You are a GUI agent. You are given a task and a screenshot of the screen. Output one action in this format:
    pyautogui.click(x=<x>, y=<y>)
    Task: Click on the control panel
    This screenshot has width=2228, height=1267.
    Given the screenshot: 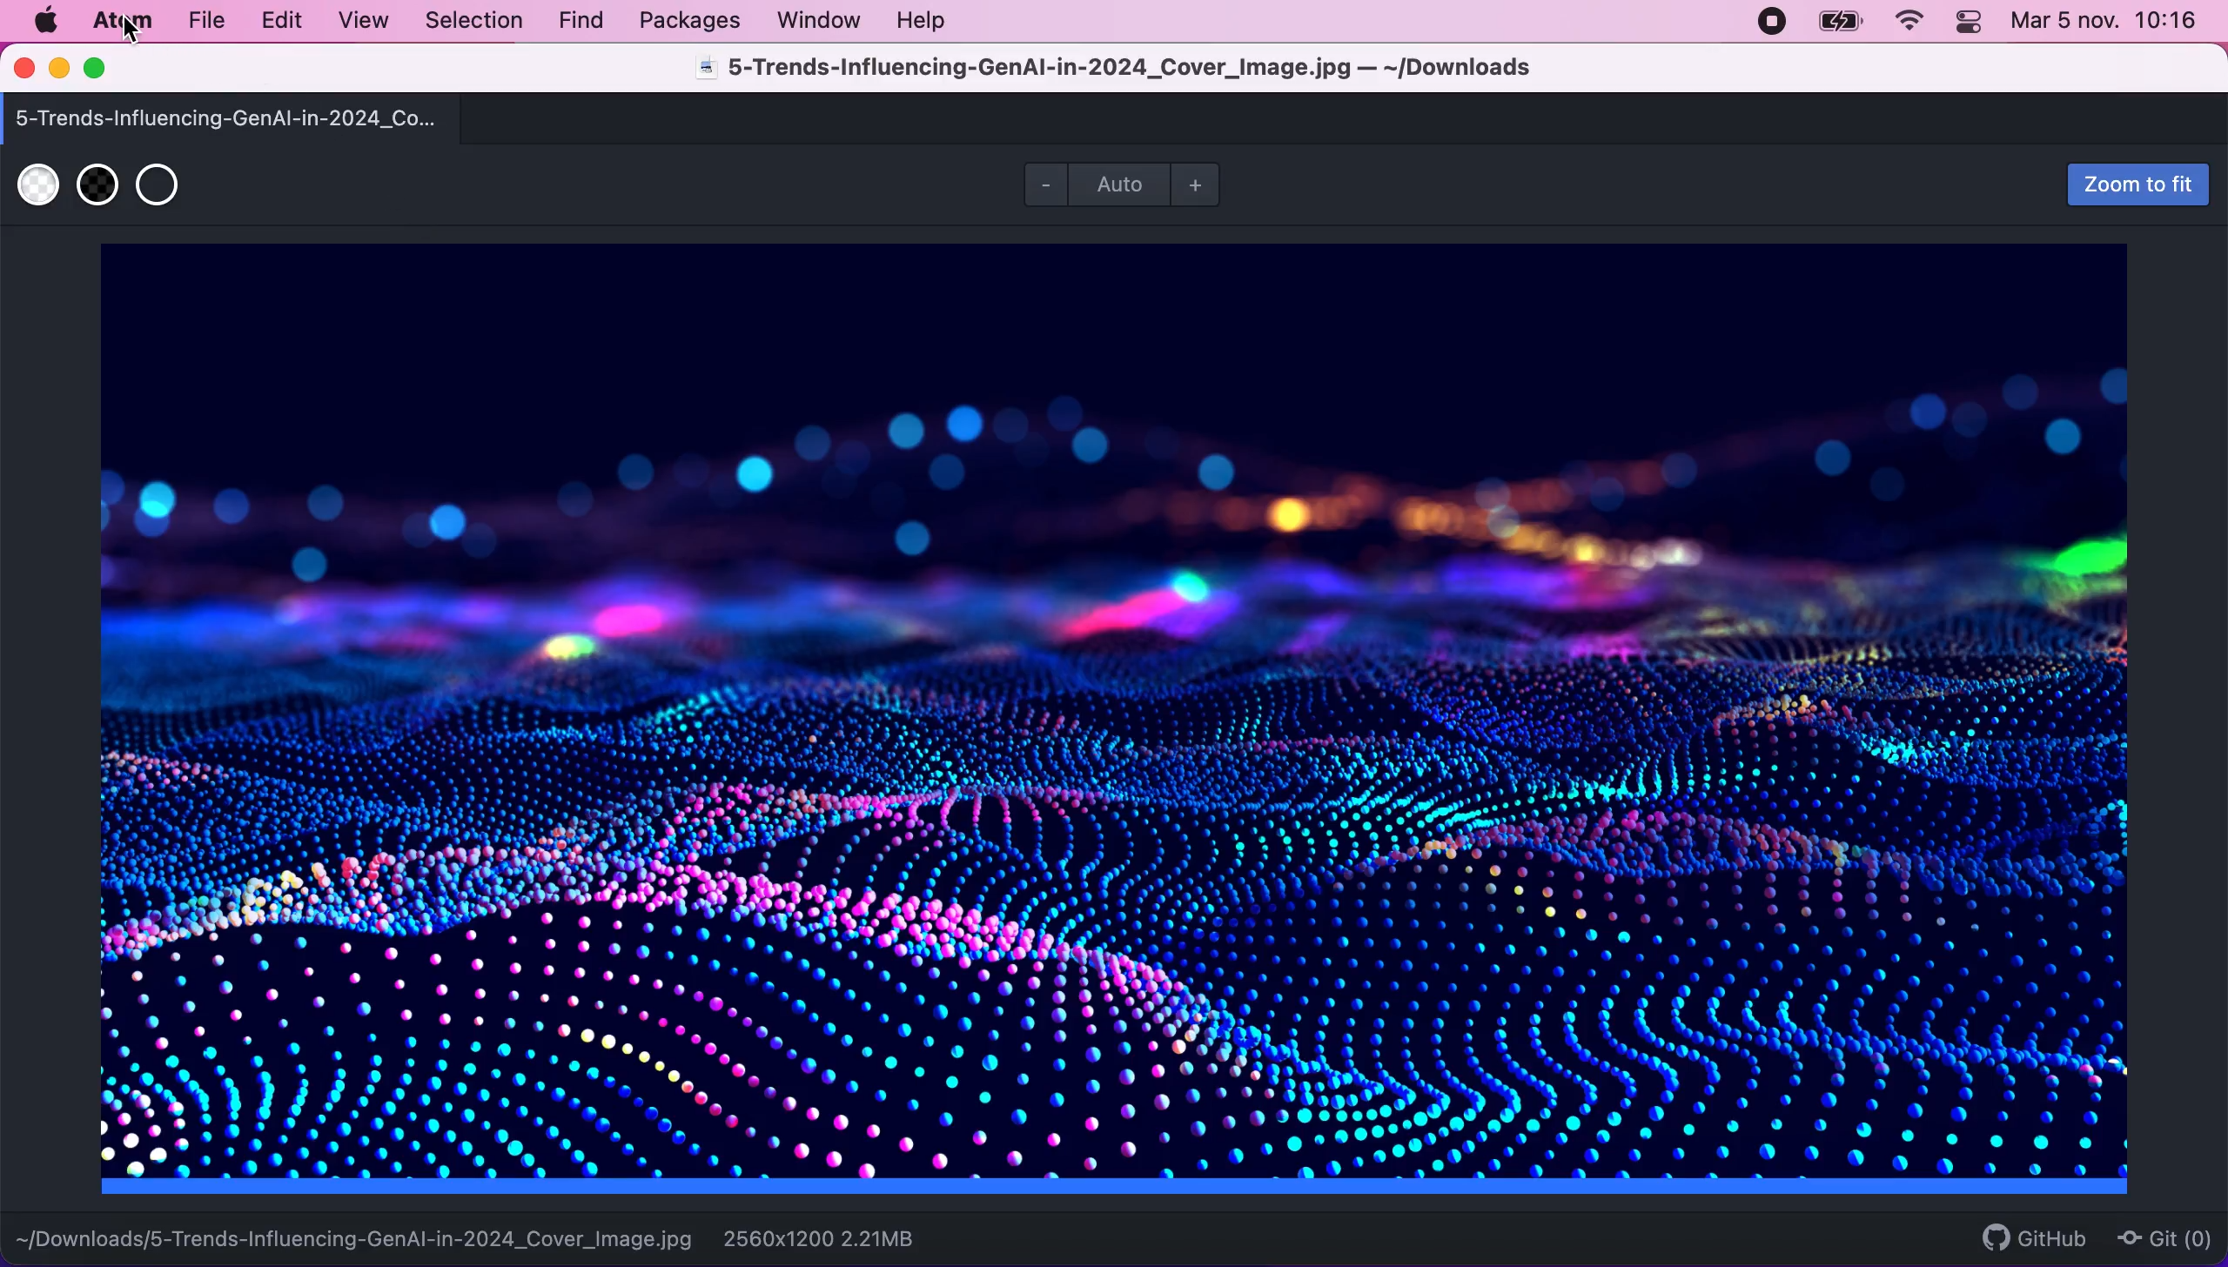 What is the action you would take?
    pyautogui.click(x=1970, y=24)
    